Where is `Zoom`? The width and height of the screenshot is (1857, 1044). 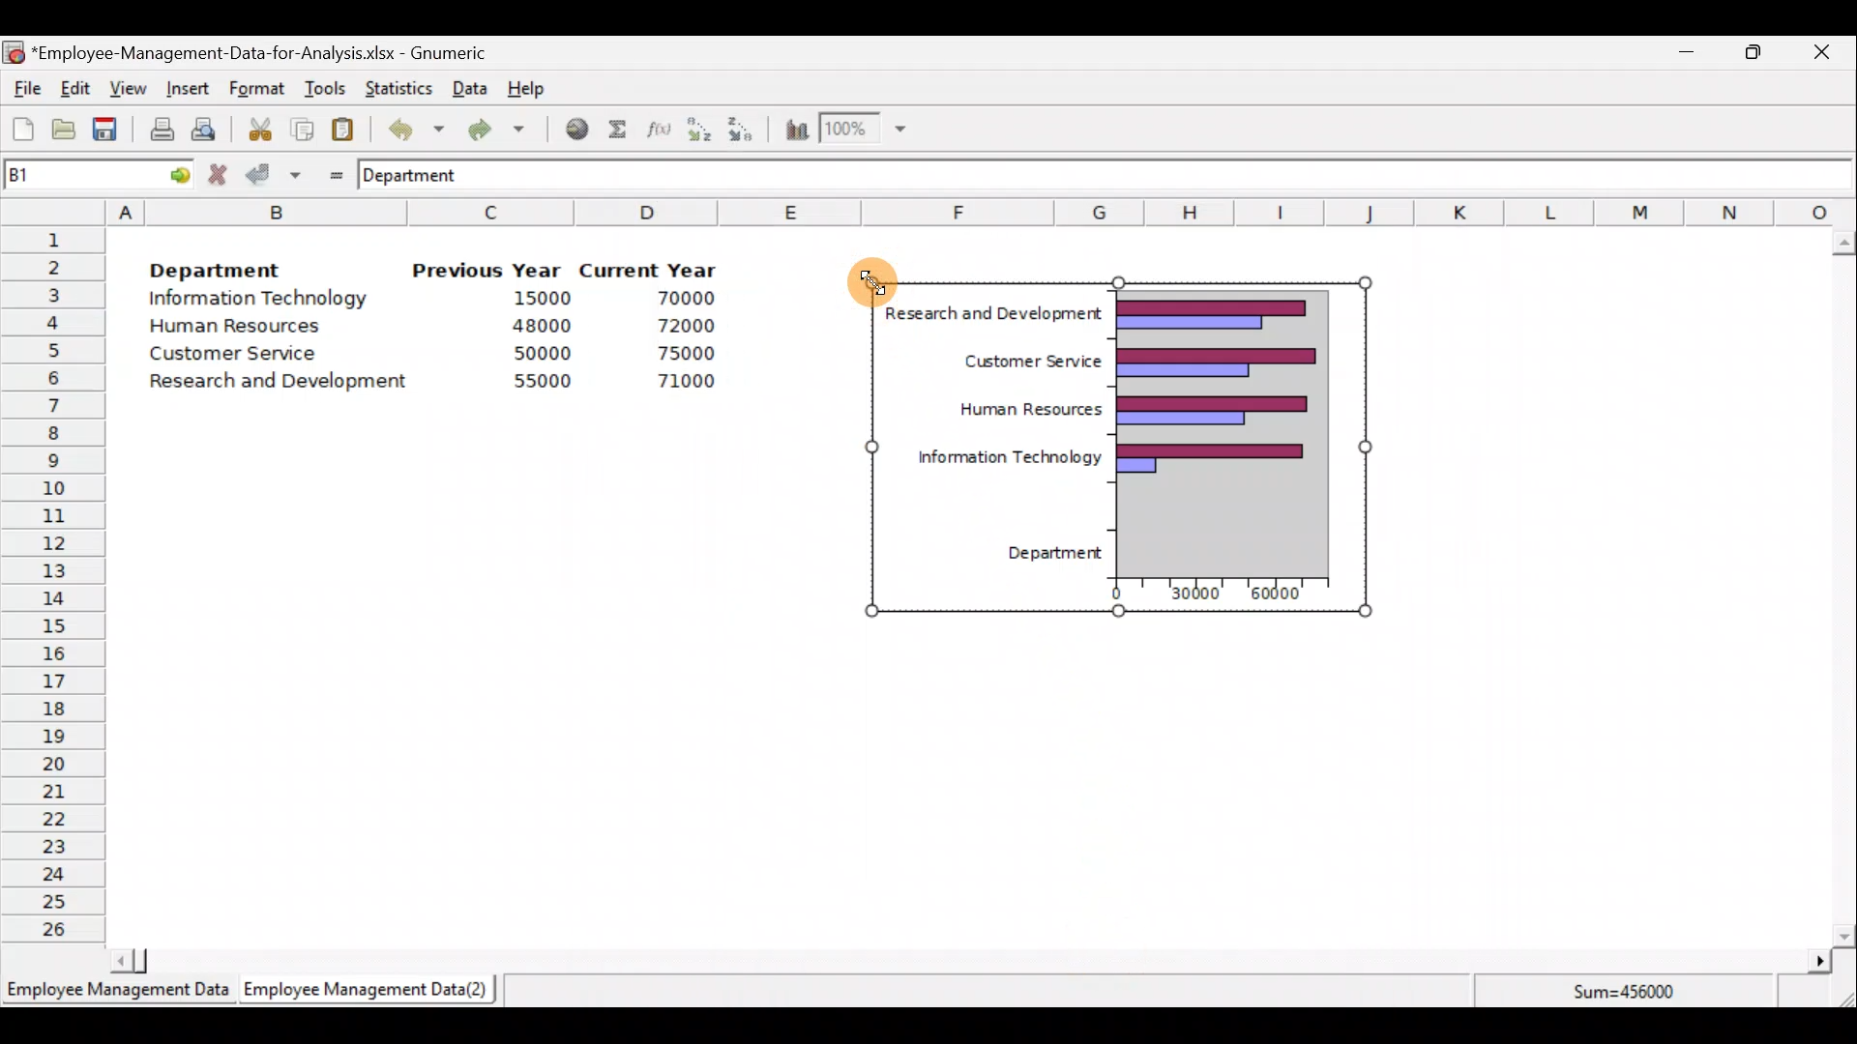 Zoom is located at coordinates (865, 129).